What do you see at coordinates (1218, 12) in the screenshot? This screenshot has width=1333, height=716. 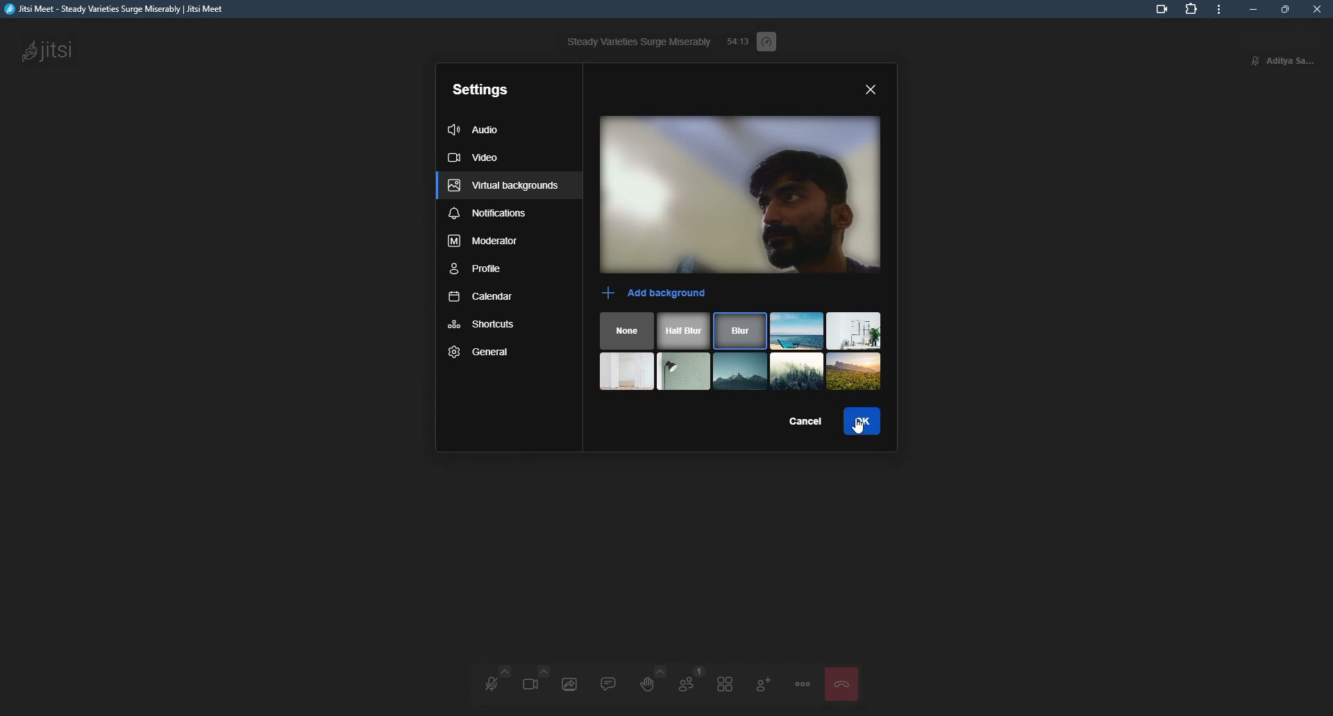 I see `more` at bounding box center [1218, 12].